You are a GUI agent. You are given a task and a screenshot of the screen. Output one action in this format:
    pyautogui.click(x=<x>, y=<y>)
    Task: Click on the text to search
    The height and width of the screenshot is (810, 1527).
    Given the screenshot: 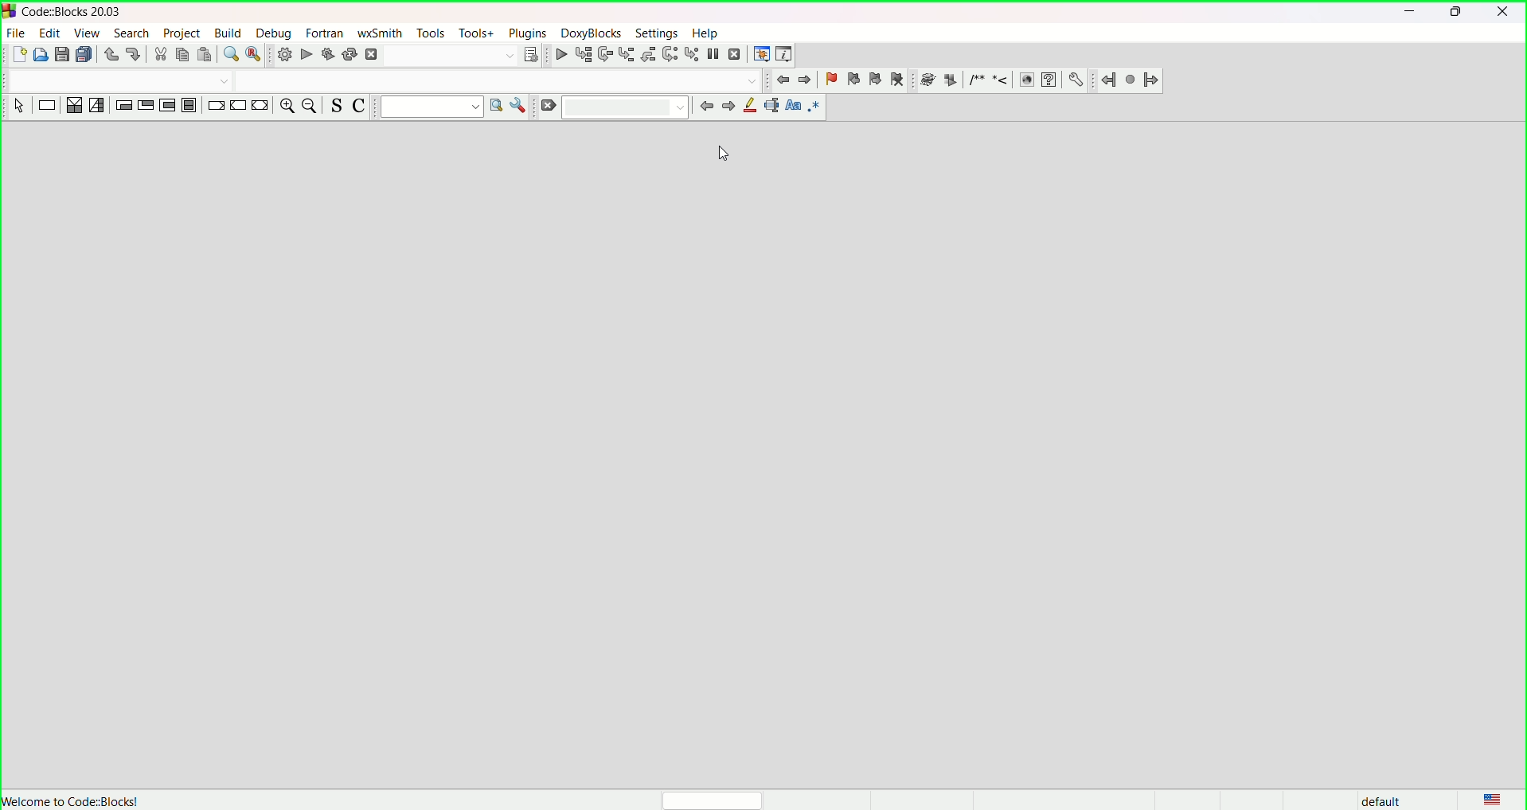 What is the action you would take?
    pyautogui.click(x=432, y=107)
    